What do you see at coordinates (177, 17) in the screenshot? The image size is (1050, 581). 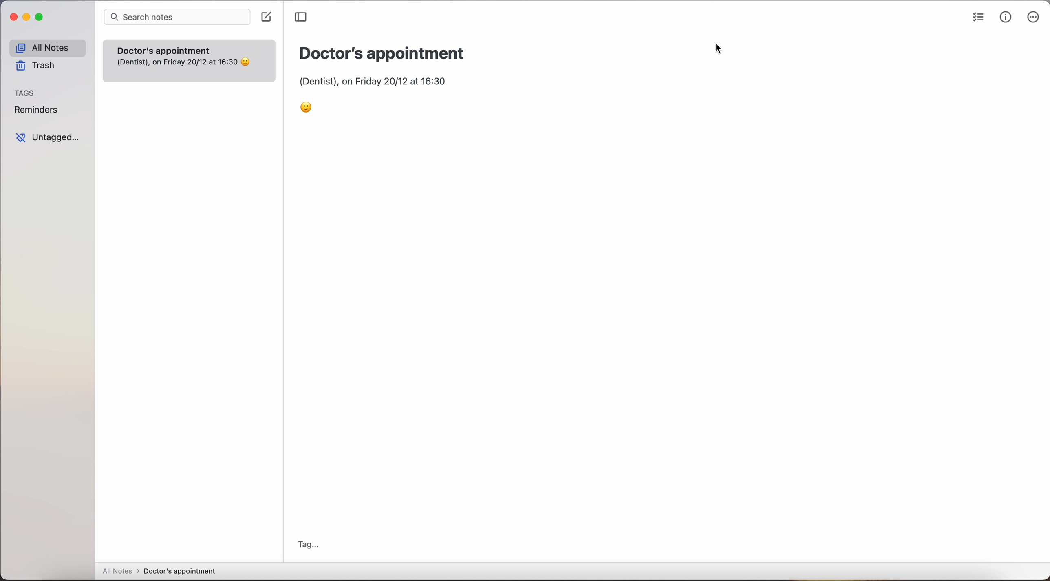 I see `search bar` at bounding box center [177, 17].